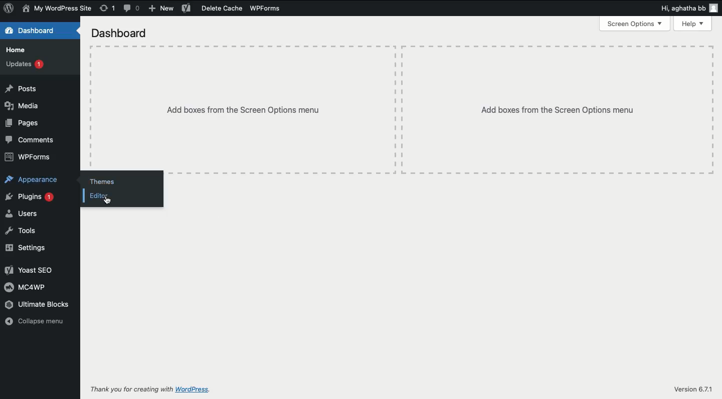 The height and width of the screenshot is (399, 722). I want to click on collapse menu, so click(31, 322).